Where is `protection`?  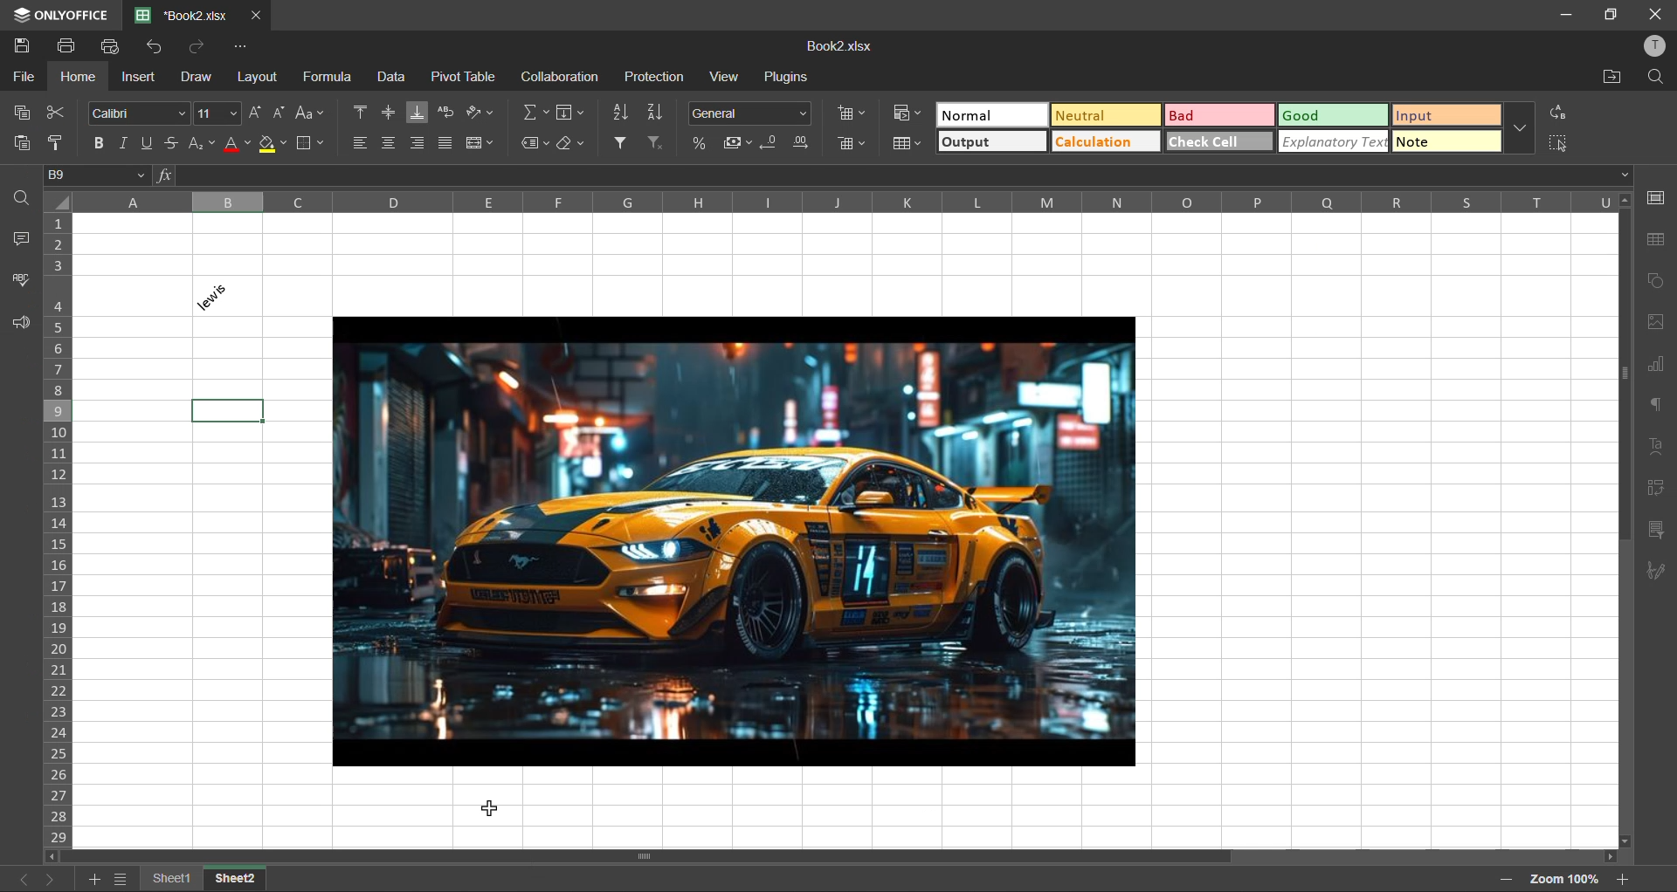 protection is located at coordinates (654, 77).